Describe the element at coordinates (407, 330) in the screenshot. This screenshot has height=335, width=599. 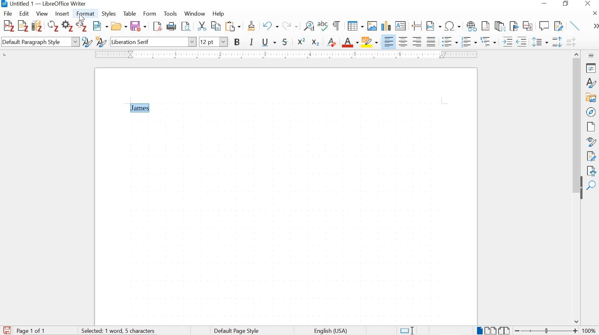
I see `standard selection` at that location.